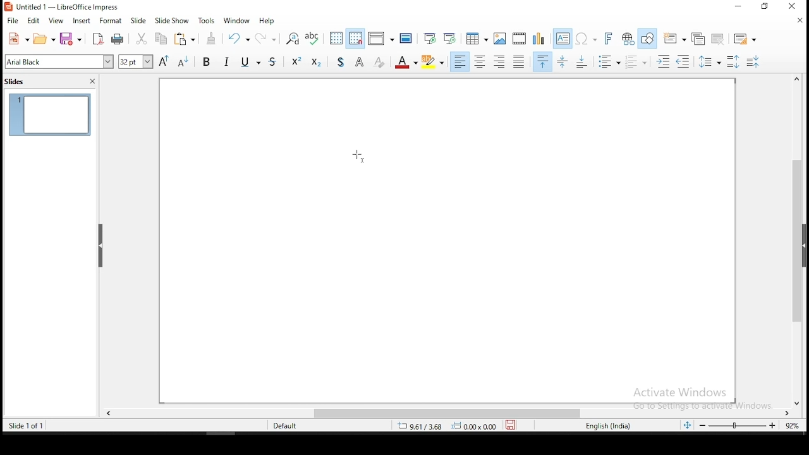 This screenshot has height=455, width=809. What do you see at coordinates (238, 37) in the screenshot?
I see `undo` at bounding box center [238, 37].